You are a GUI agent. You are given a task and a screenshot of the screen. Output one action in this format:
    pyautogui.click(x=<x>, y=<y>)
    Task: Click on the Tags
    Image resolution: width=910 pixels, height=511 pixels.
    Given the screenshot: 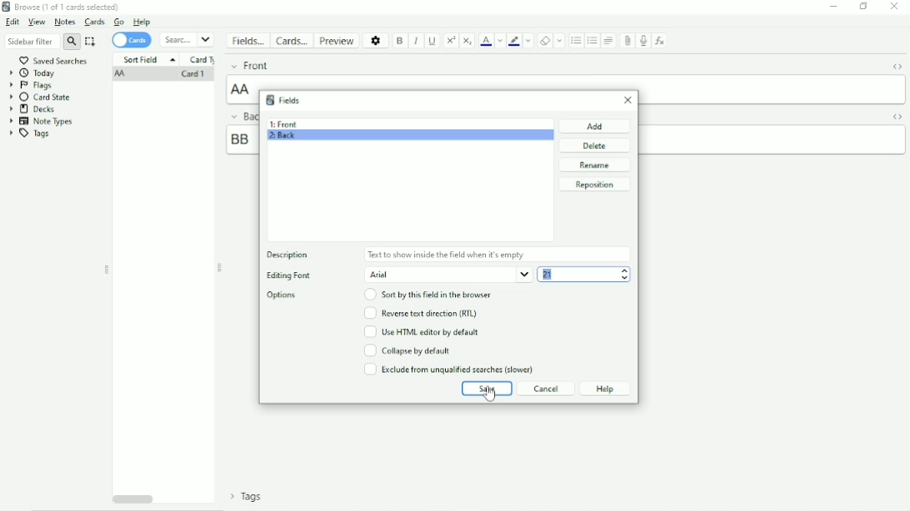 What is the action you would take?
    pyautogui.click(x=29, y=134)
    